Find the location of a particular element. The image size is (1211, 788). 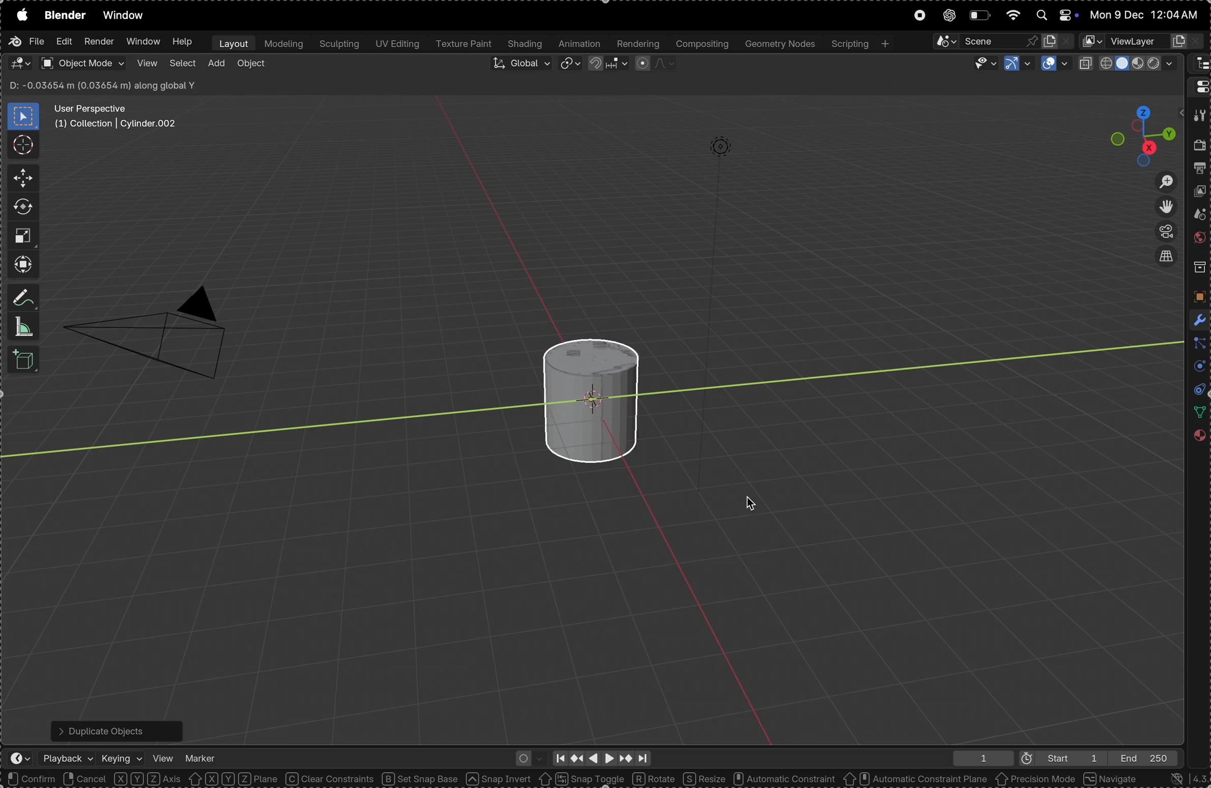

worls is located at coordinates (1198, 240).